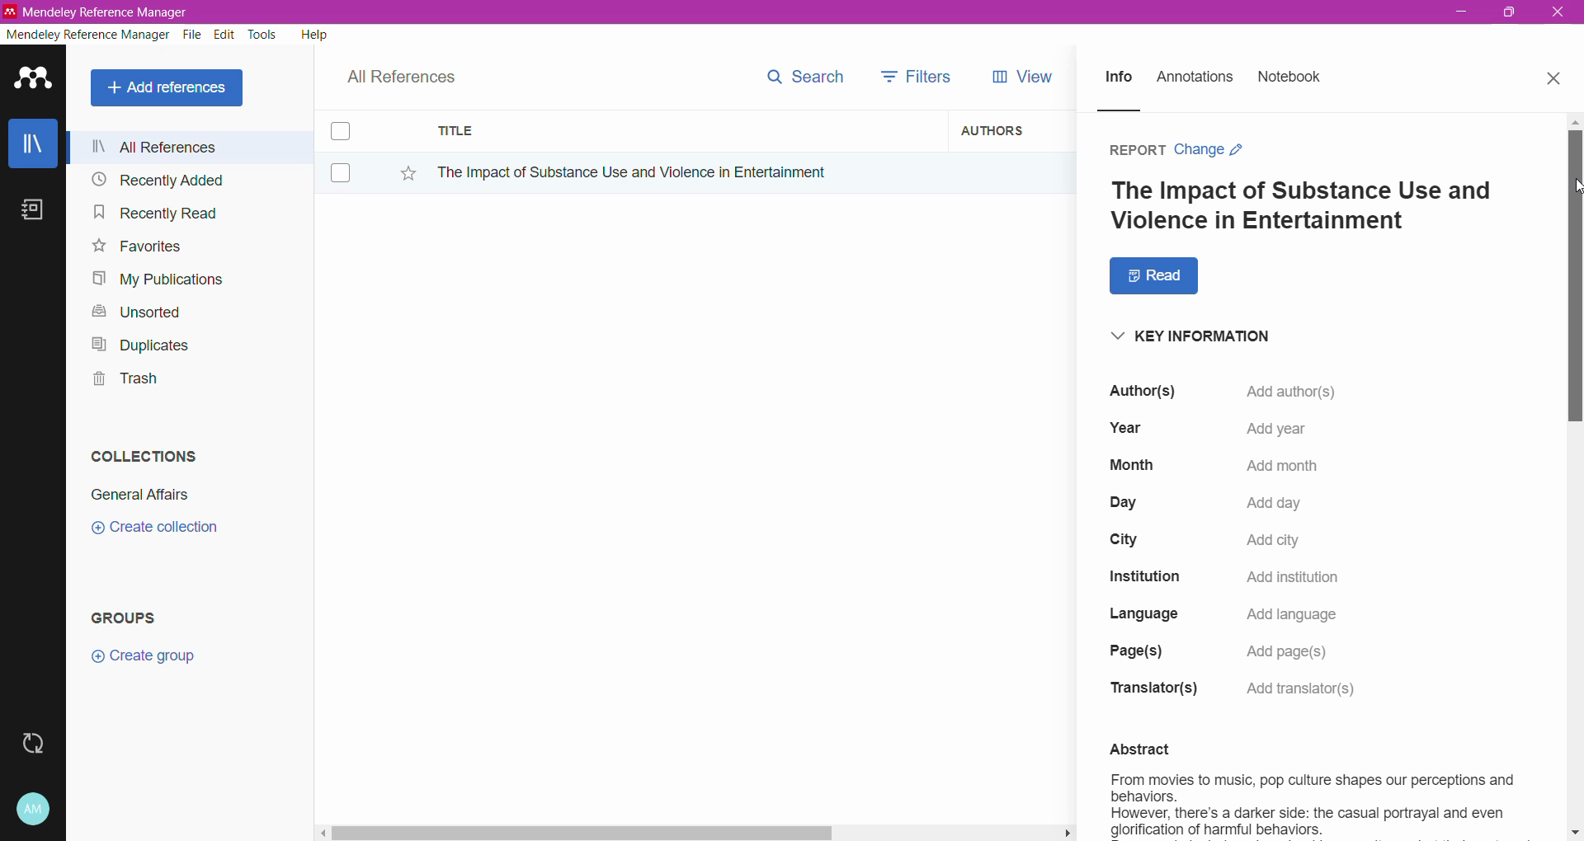 The width and height of the screenshot is (1584, 841). I want to click on Groups, so click(130, 617).